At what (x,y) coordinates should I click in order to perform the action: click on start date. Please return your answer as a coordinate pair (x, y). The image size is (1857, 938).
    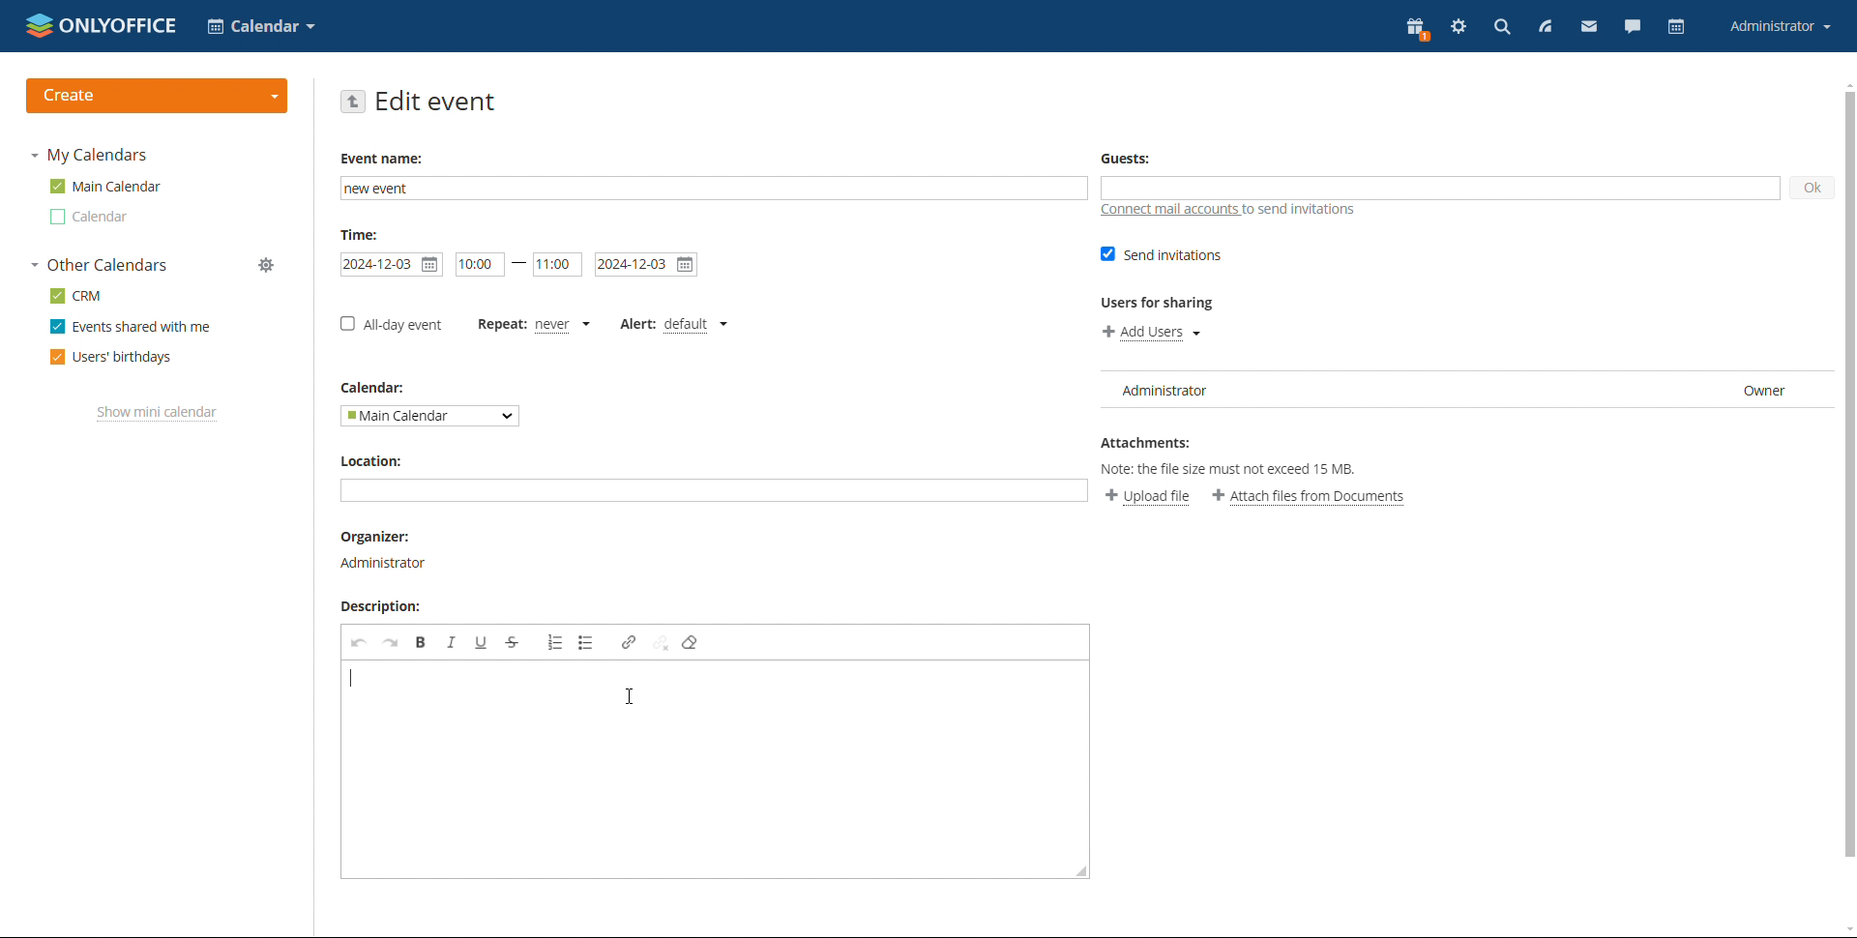
    Looking at the image, I should click on (479, 265).